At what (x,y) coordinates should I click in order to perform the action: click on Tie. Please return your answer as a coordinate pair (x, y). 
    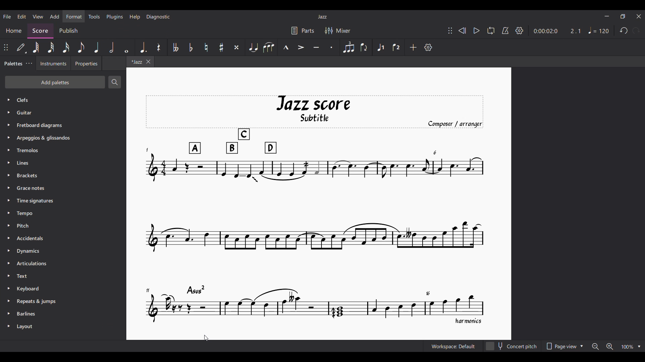
    Looking at the image, I should click on (253, 47).